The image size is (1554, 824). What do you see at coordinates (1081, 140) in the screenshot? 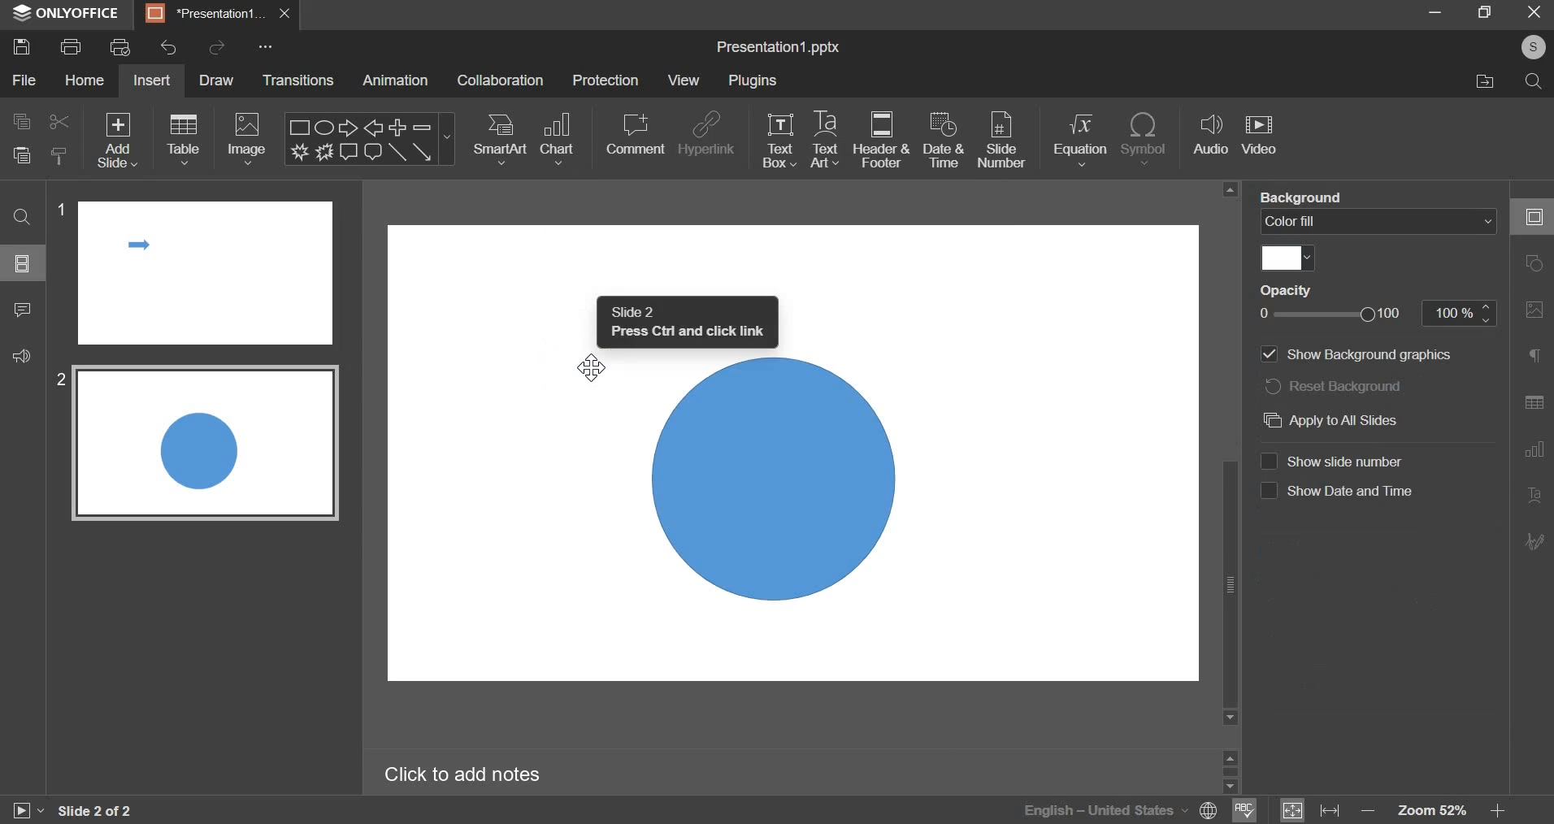
I see `insert equation` at bounding box center [1081, 140].